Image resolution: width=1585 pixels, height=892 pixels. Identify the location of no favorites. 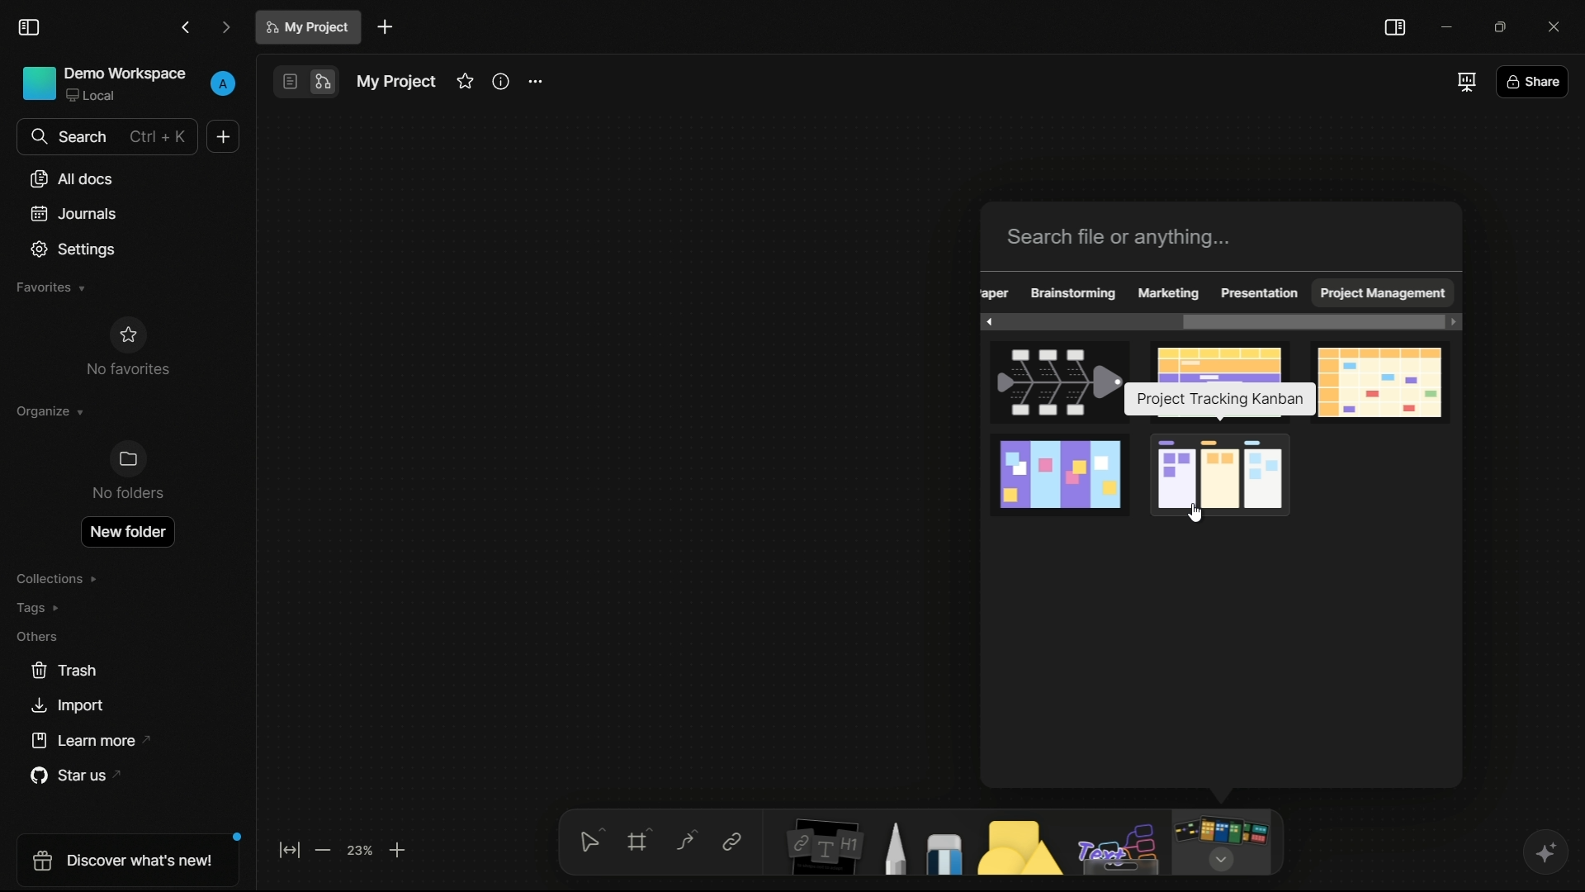
(126, 346).